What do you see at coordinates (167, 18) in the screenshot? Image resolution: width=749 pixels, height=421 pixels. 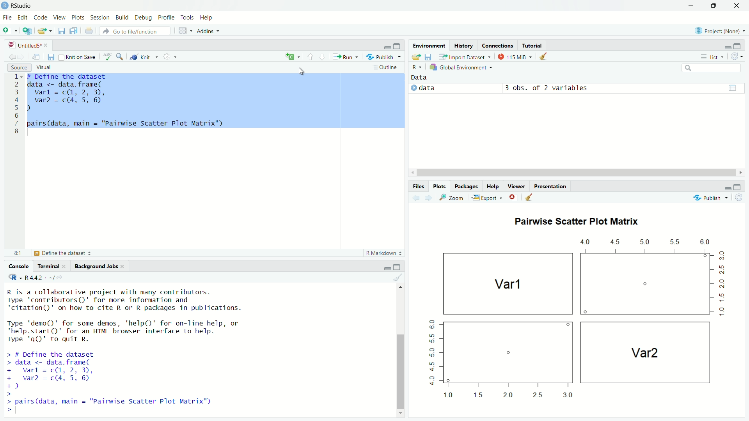 I see `Profile` at bounding box center [167, 18].